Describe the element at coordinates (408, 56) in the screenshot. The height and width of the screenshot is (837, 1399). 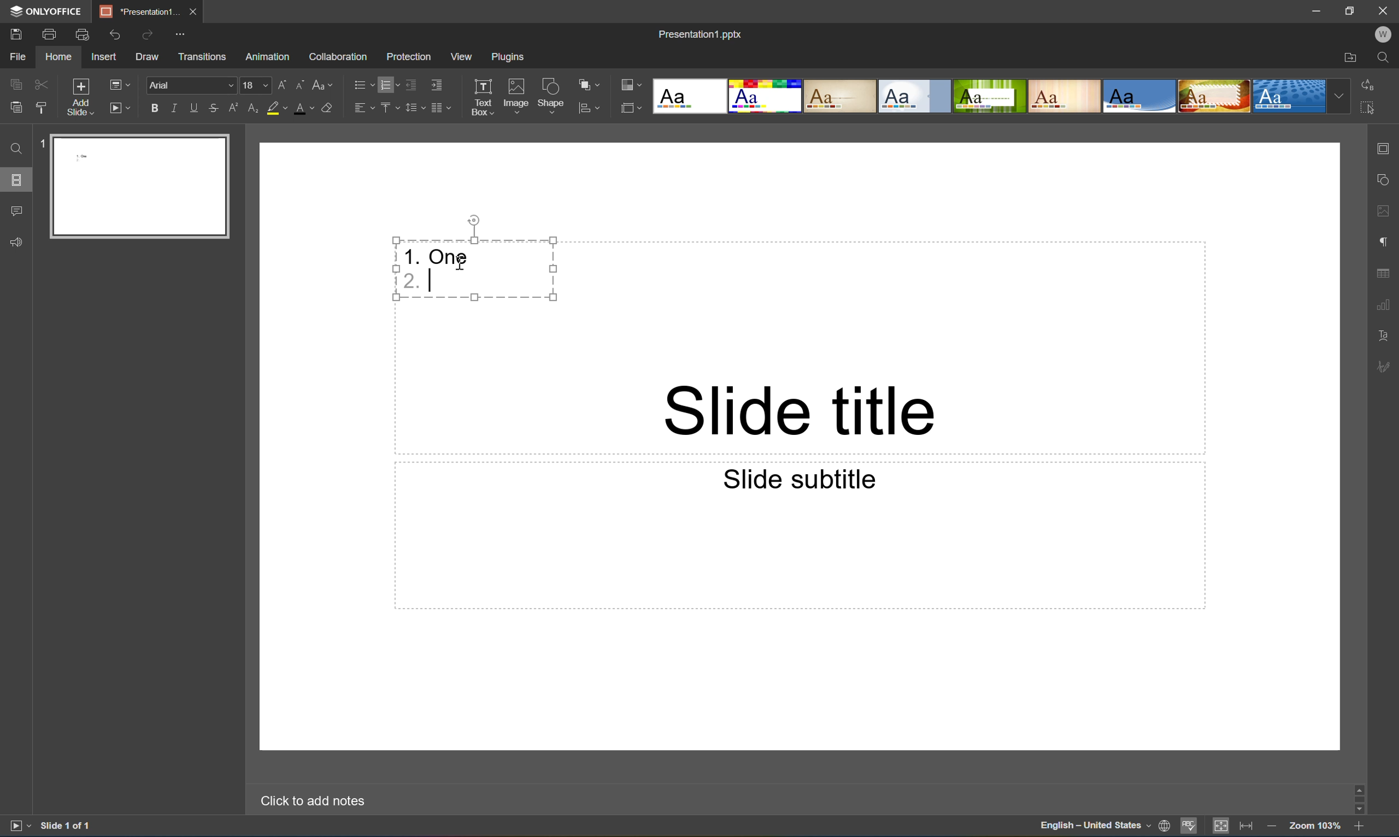
I see `Protection` at that location.